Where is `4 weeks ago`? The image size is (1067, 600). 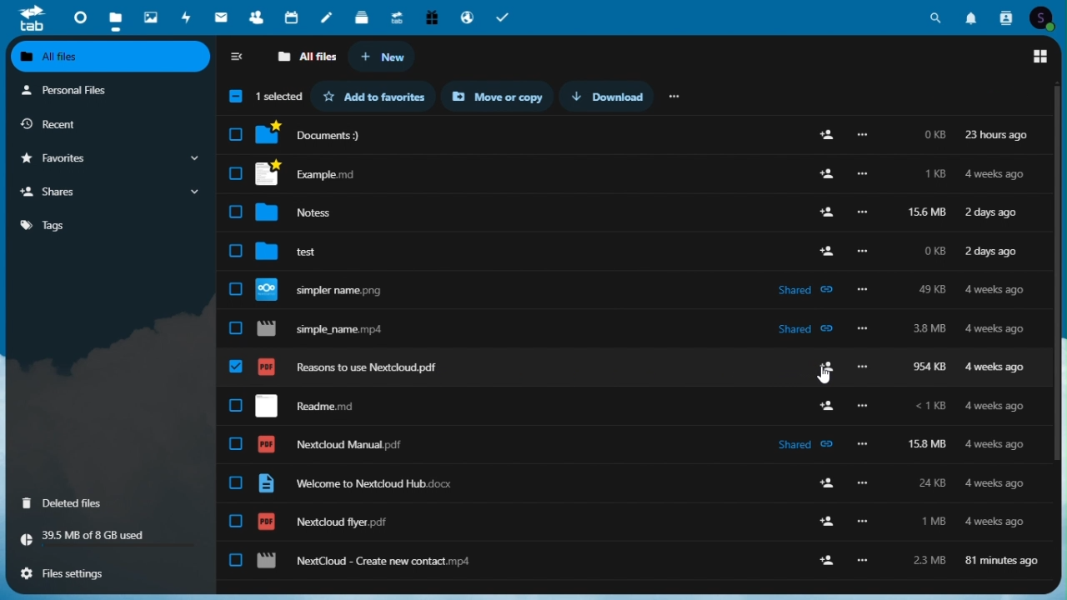
4 weeks ago is located at coordinates (994, 445).